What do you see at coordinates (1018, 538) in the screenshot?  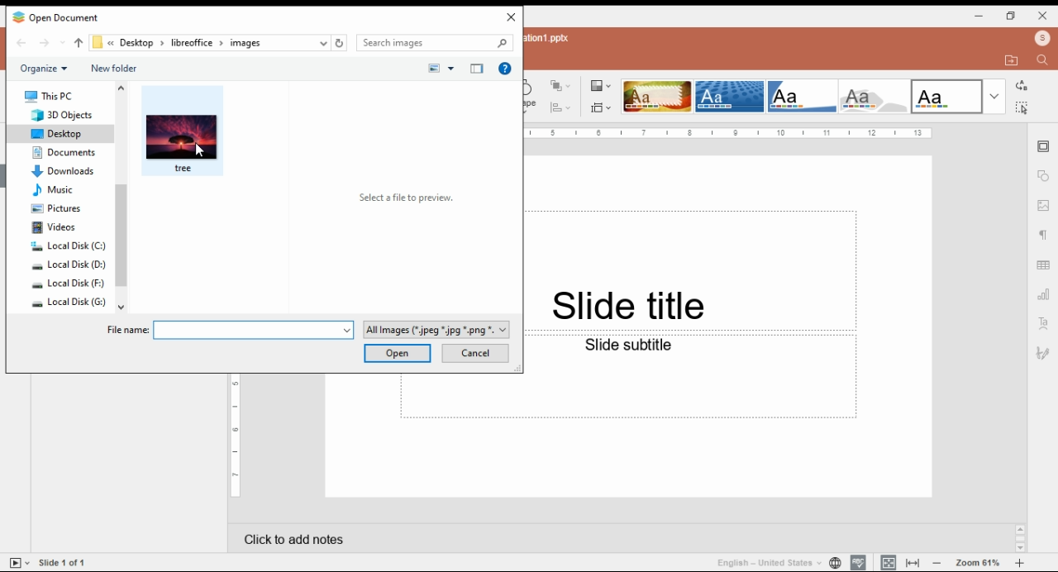 I see `Scrollbar` at bounding box center [1018, 538].